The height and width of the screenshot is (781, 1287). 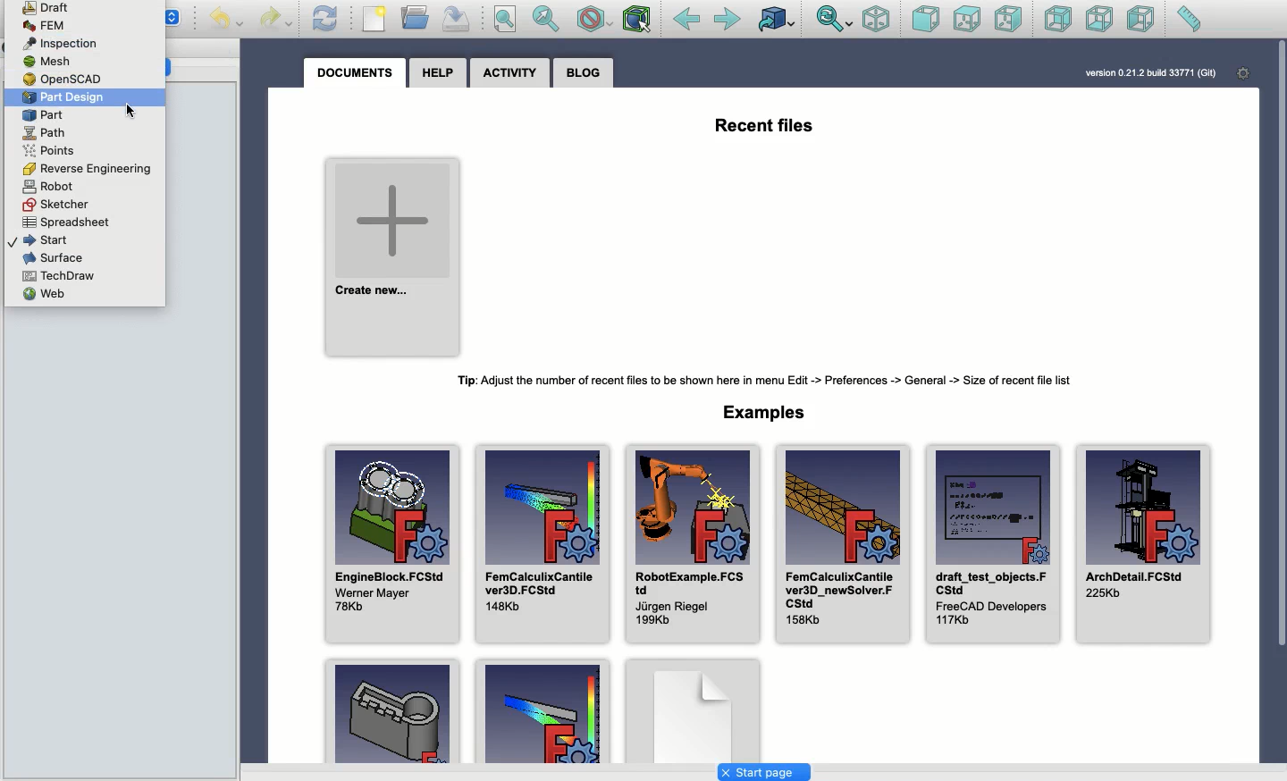 What do you see at coordinates (1140, 20) in the screenshot?
I see `Left` at bounding box center [1140, 20].